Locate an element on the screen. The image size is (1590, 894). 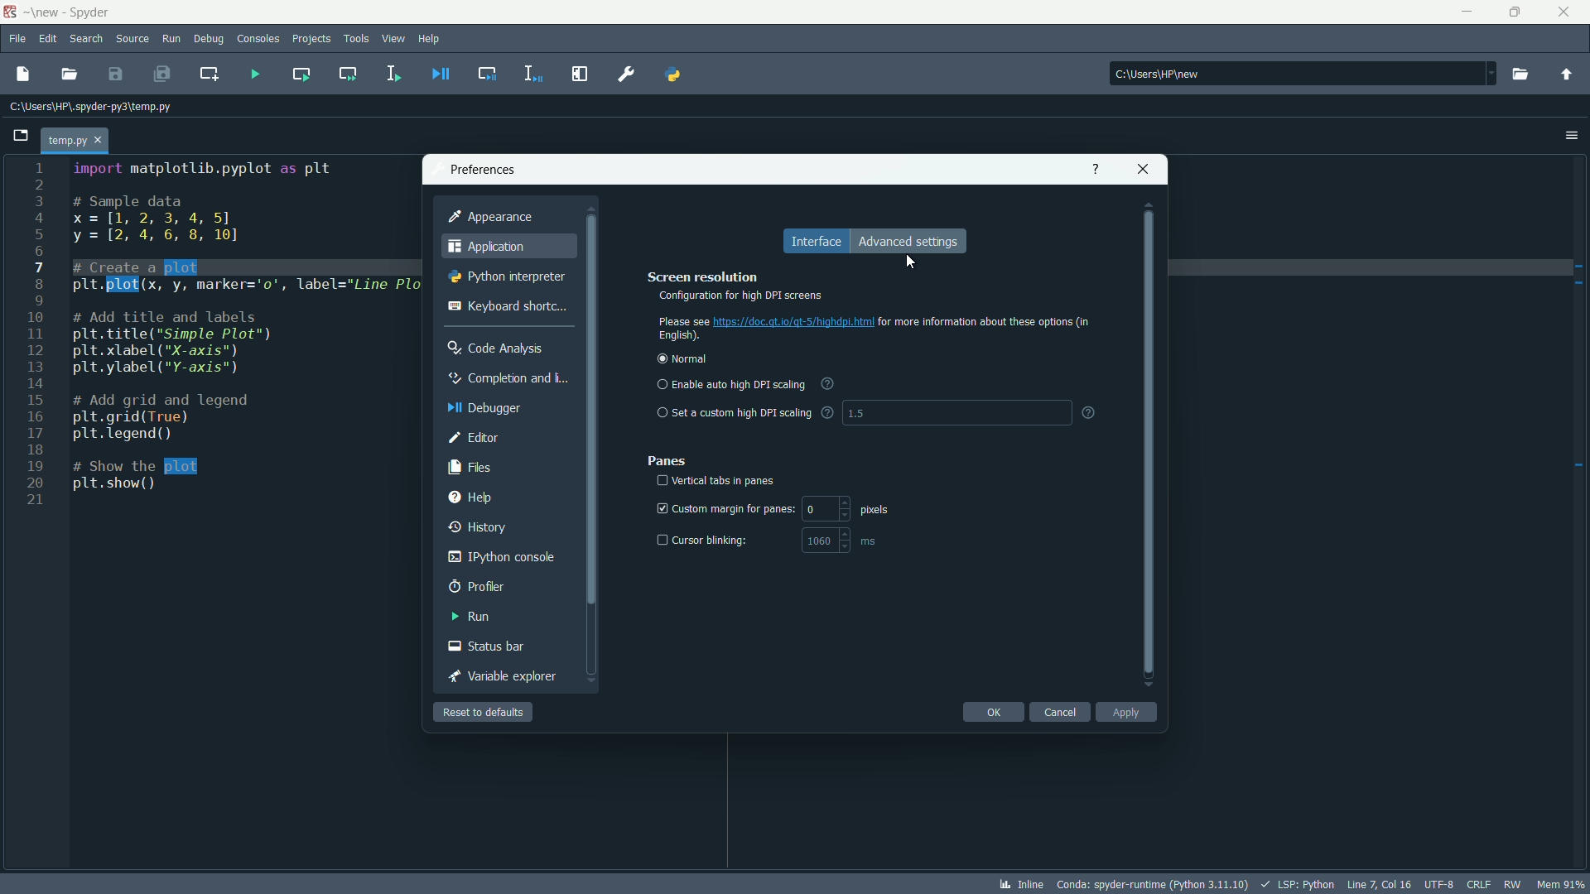
maximize is located at coordinates (1518, 12).